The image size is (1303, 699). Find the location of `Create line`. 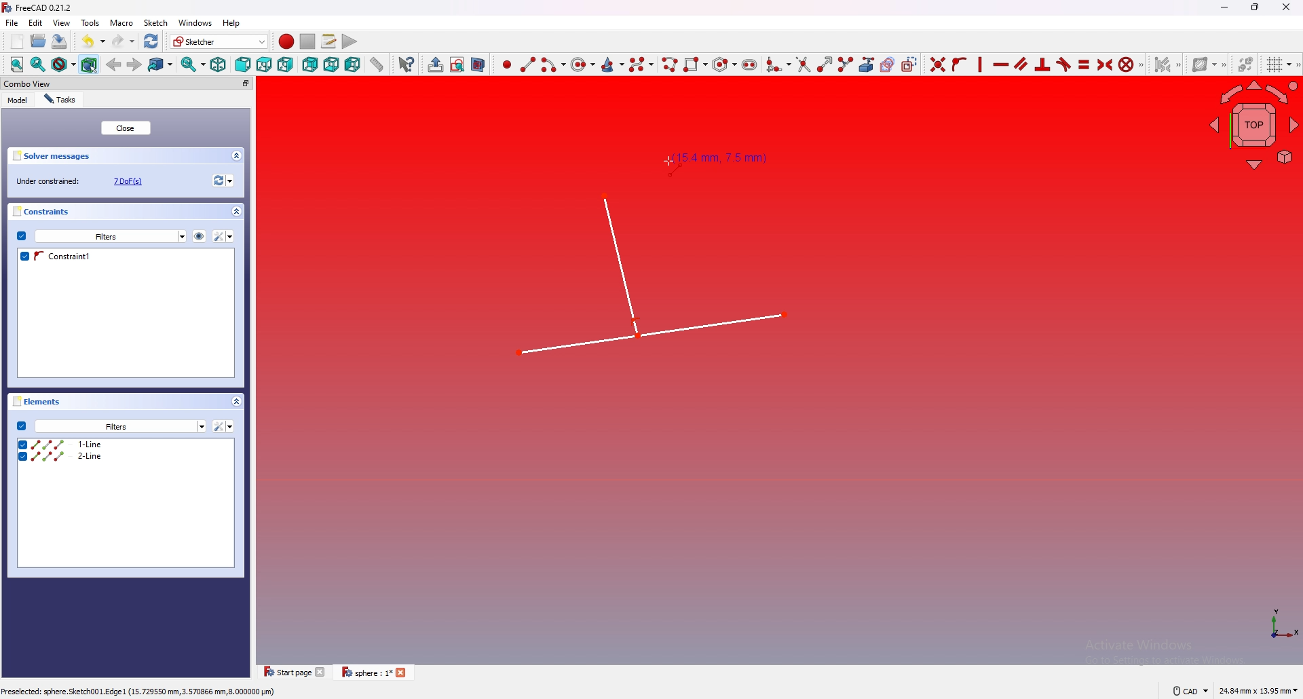

Create line is located at coordinates (528, 64).